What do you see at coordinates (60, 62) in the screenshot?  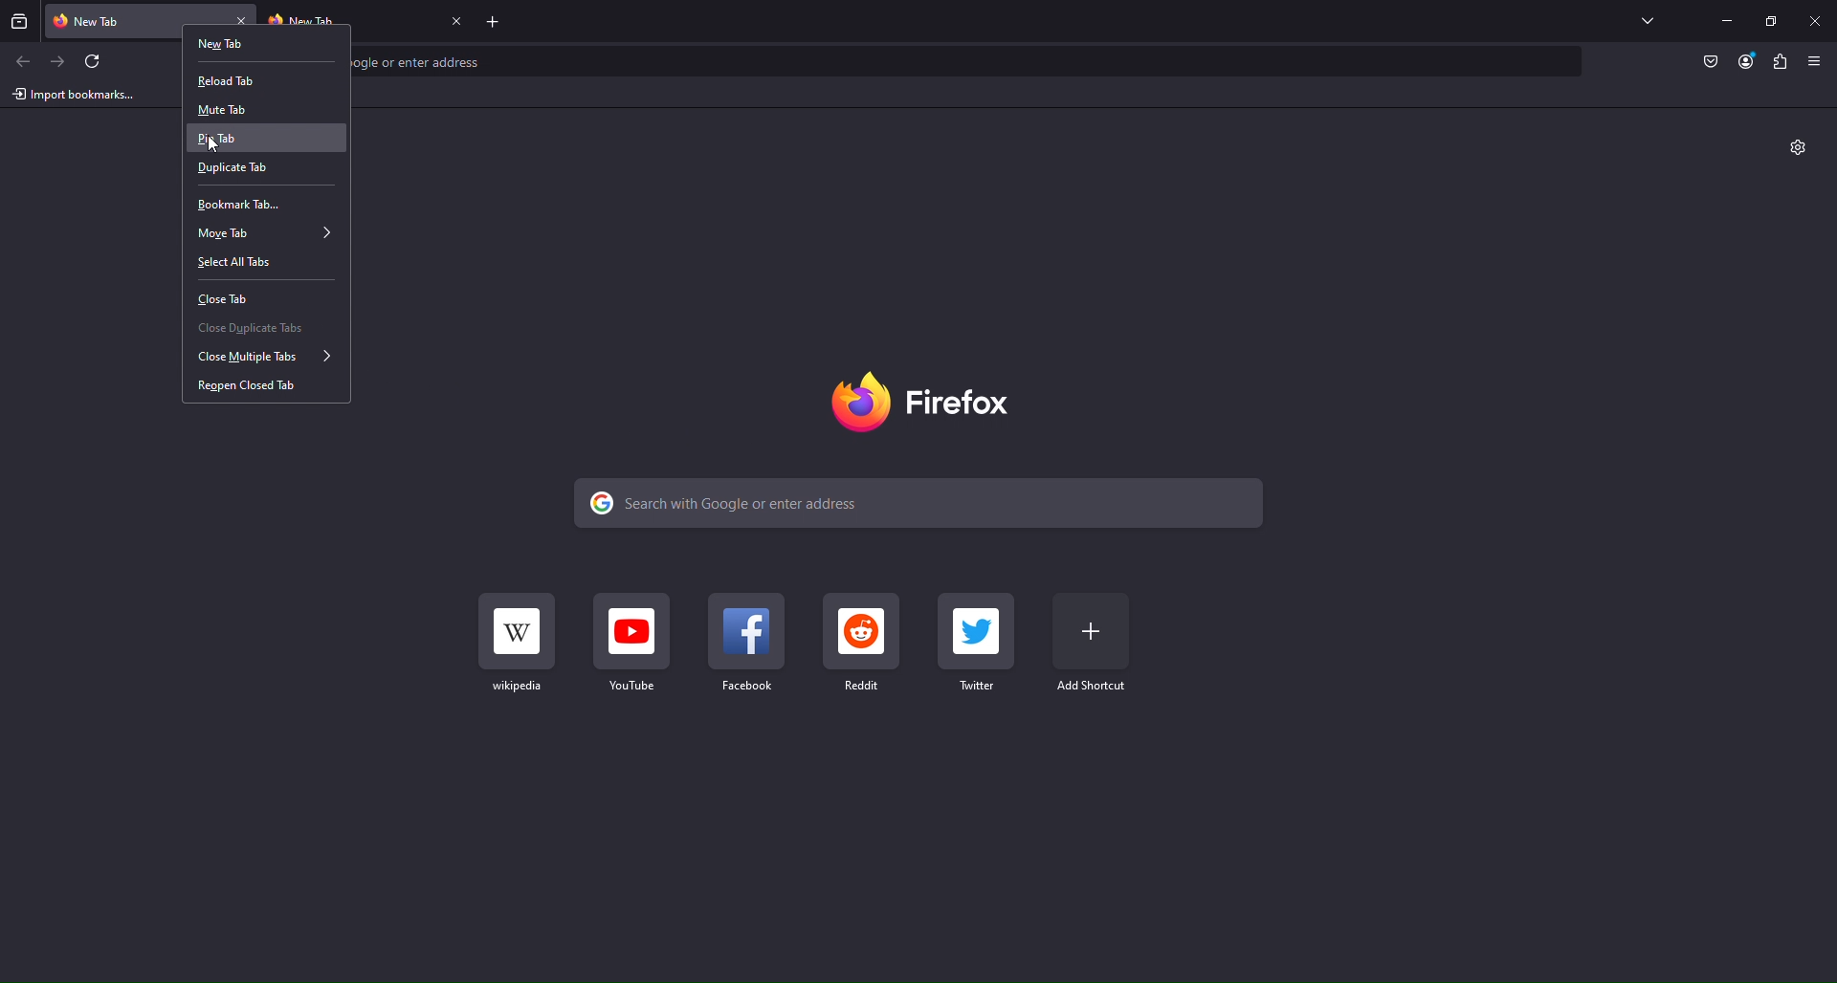 I see `Next` at bounding box center [60, 62].